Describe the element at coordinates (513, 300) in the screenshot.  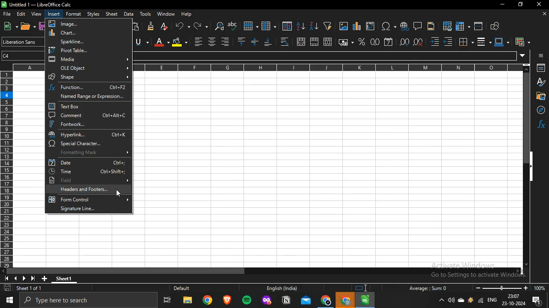
I see `date and time` at that location.